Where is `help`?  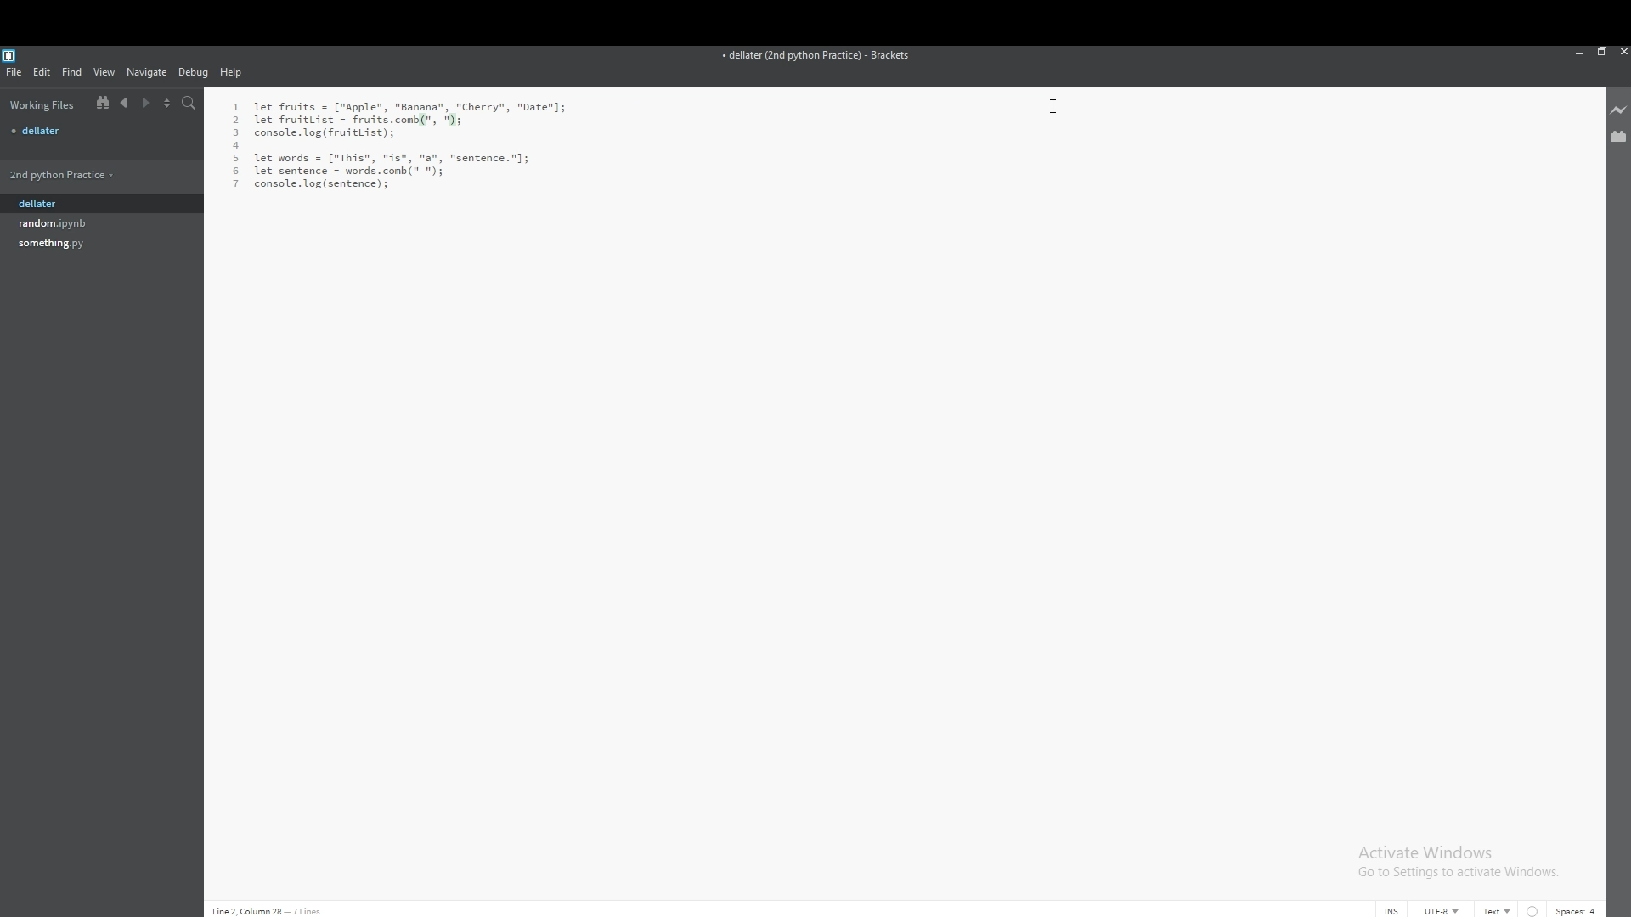 help is located at coordinates (233, 73).